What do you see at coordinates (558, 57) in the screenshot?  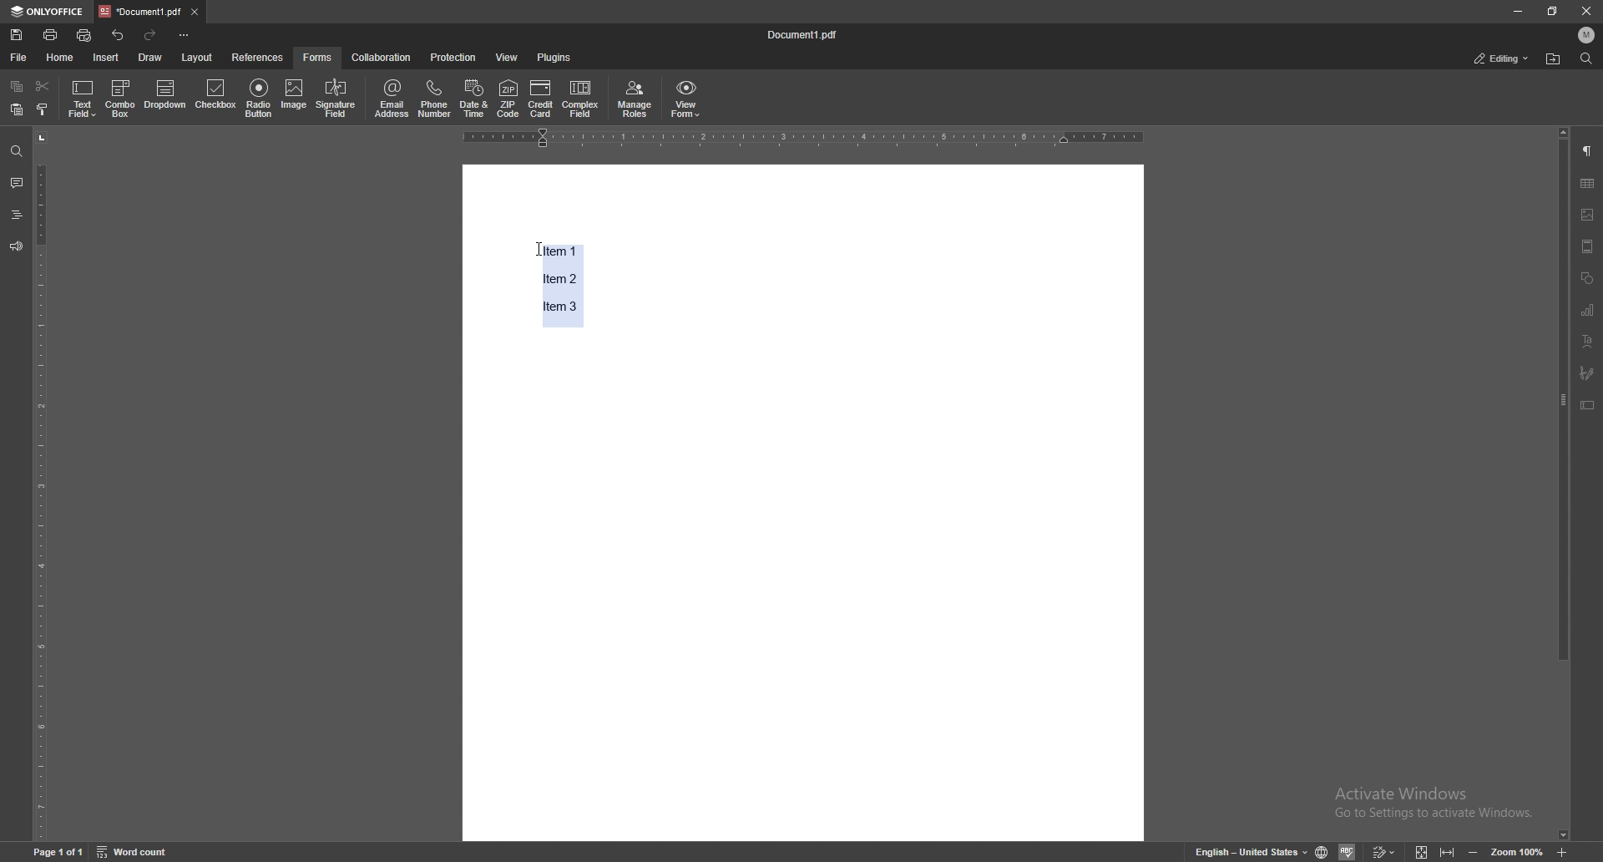 I see `plugins` at bounding box center [558, 57].